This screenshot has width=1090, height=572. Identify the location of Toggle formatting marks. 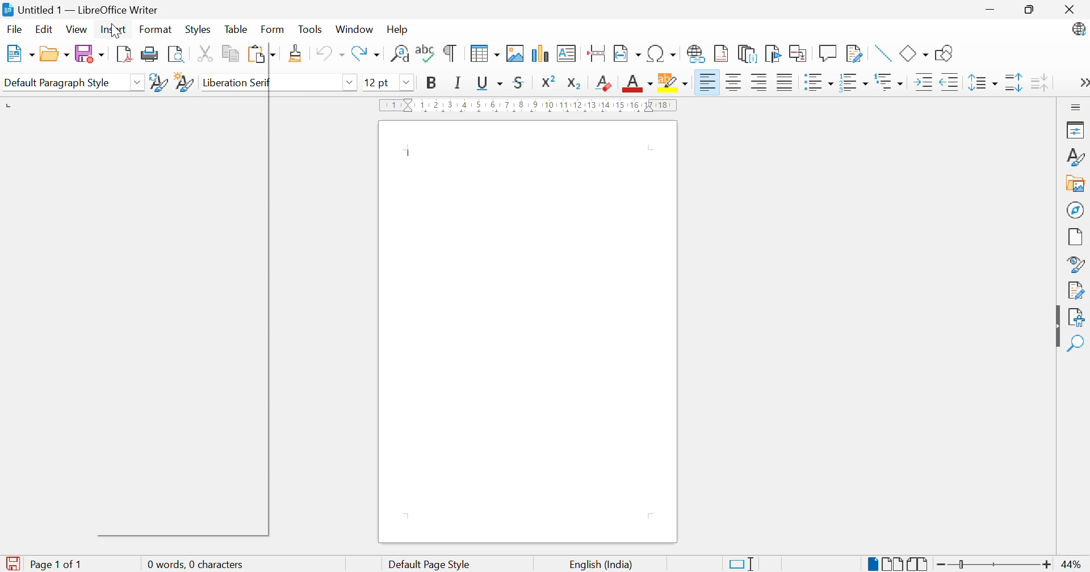
(450, 53).